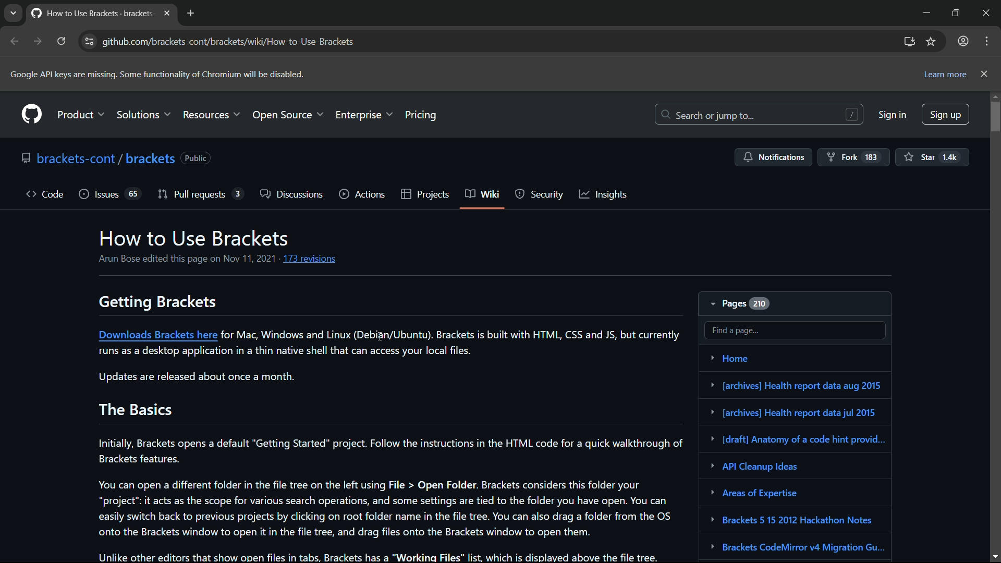  What do you see at coordinates (32, 115) in the screenshot?
I see `github icon` at bounding box center [32, 115].